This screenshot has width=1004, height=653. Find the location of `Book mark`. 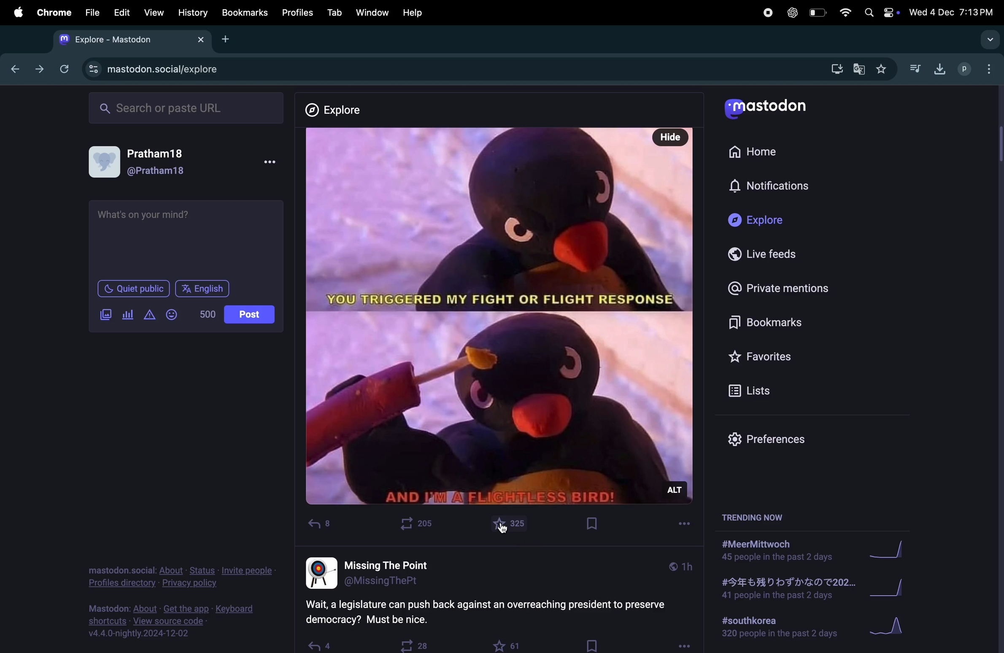

Book mark is located at coordinates (595, 523).